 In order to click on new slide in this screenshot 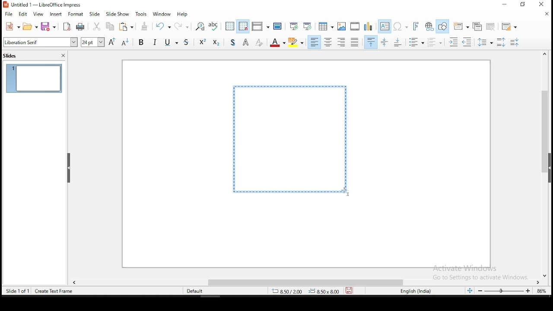, I will do `click(461, 26)`.